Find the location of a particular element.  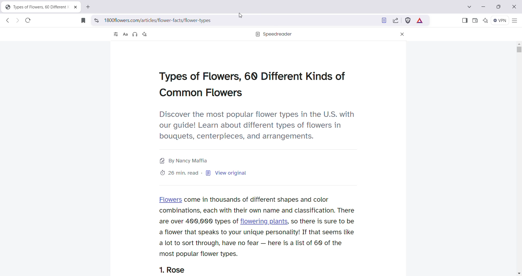

Turn off Speedreader is located at coordinates (382, 21).